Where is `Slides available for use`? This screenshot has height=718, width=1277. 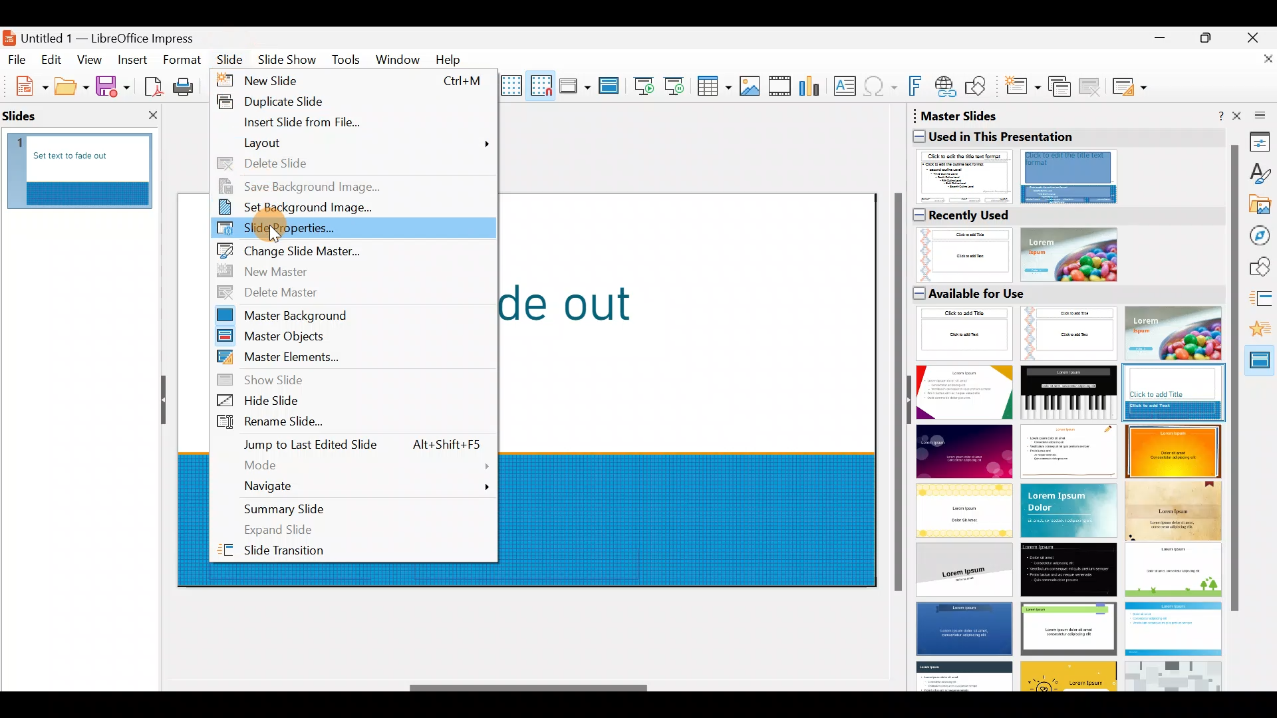
Slides available for use is located at coordinates (1065, 487).